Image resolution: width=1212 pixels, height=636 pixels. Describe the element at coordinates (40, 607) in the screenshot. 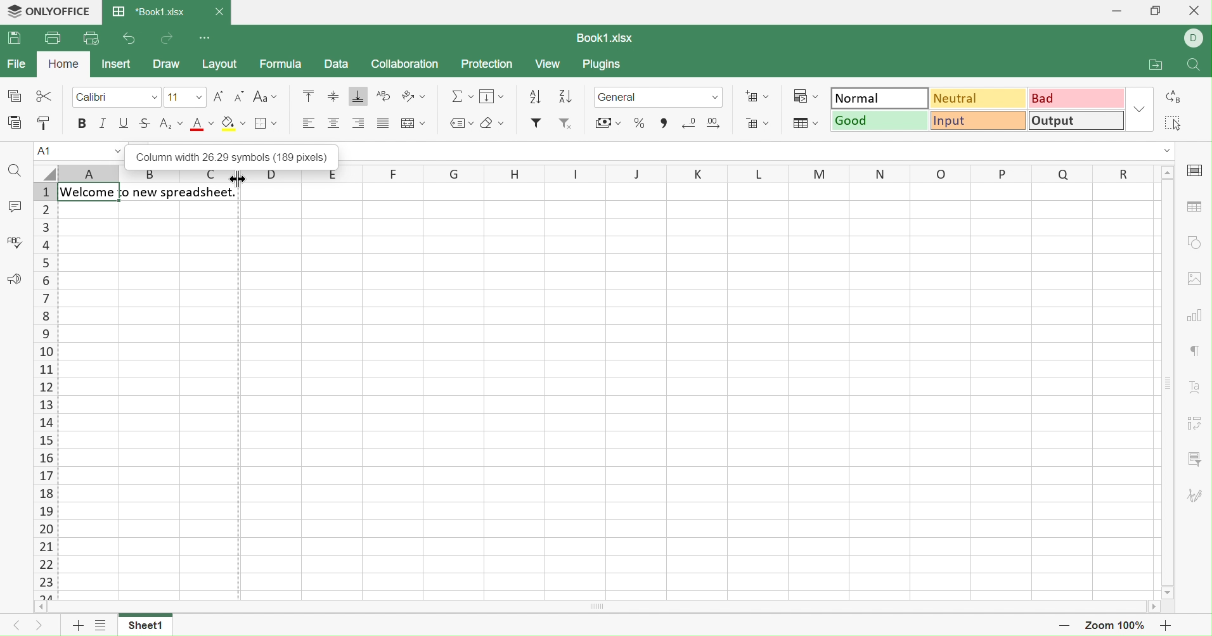

I see `Scroll Left` at that location.